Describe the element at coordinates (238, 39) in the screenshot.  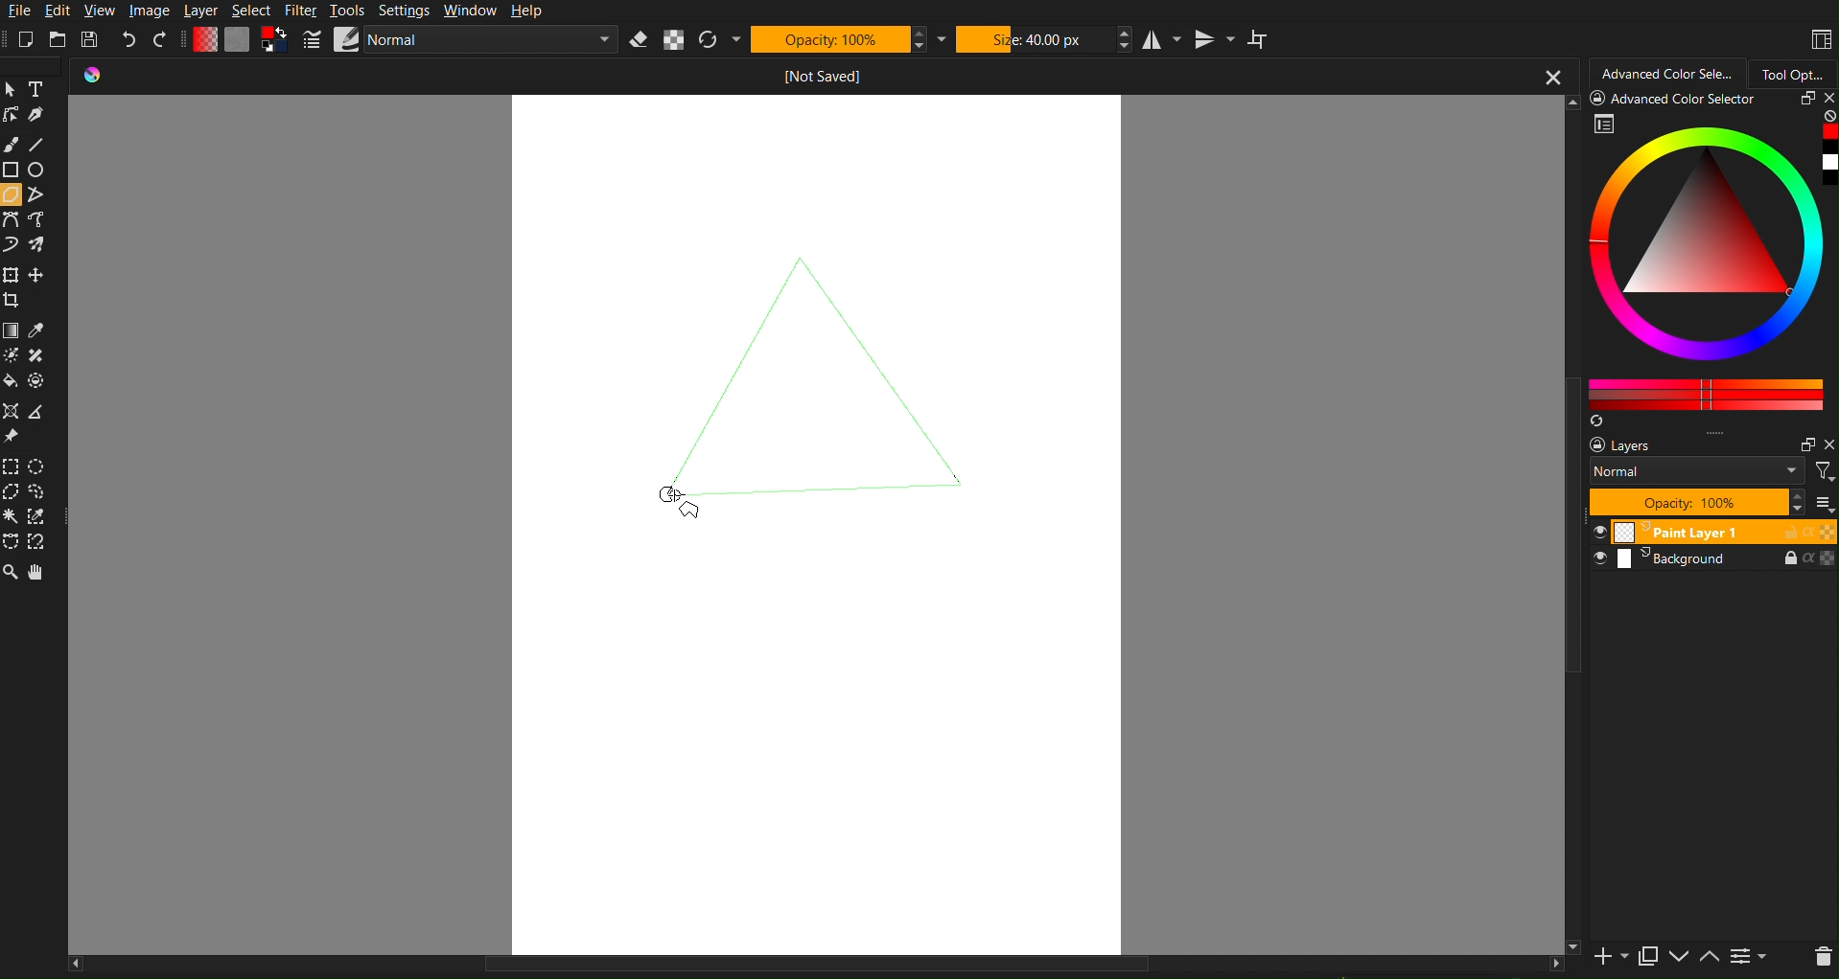
I see `Color Settings` at that location.